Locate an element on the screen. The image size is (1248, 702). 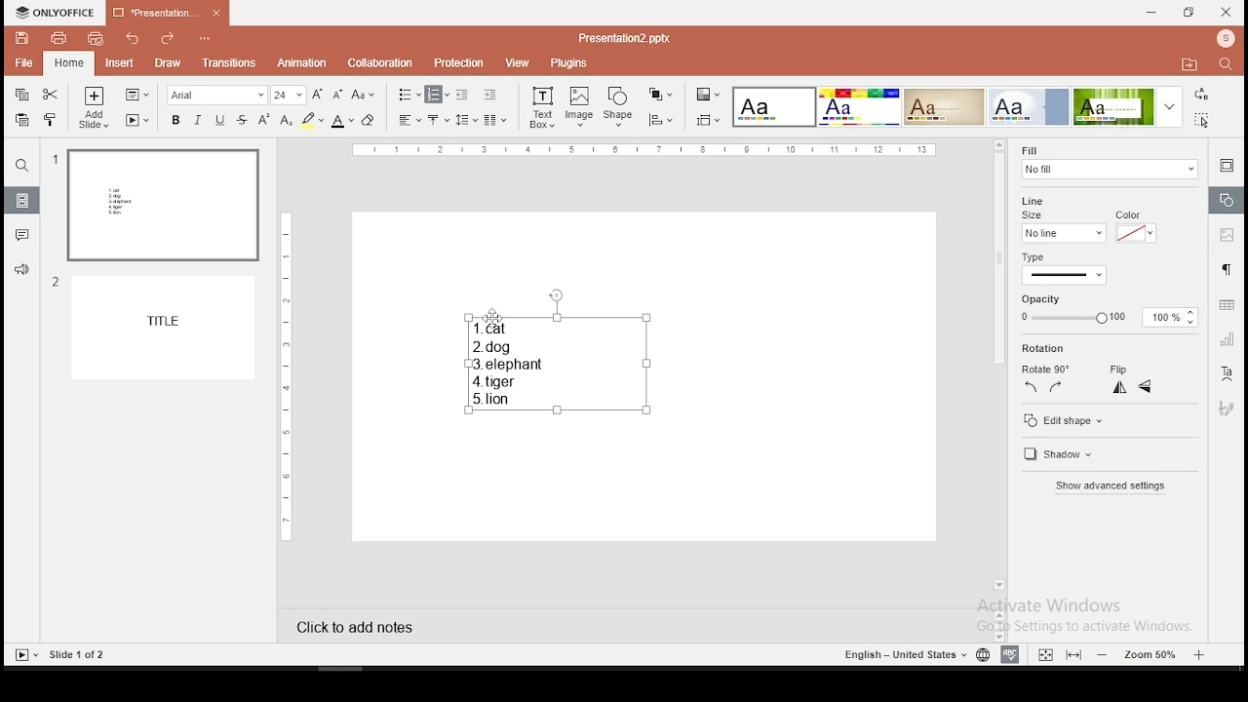
theme is located at coordinates (859, 107).